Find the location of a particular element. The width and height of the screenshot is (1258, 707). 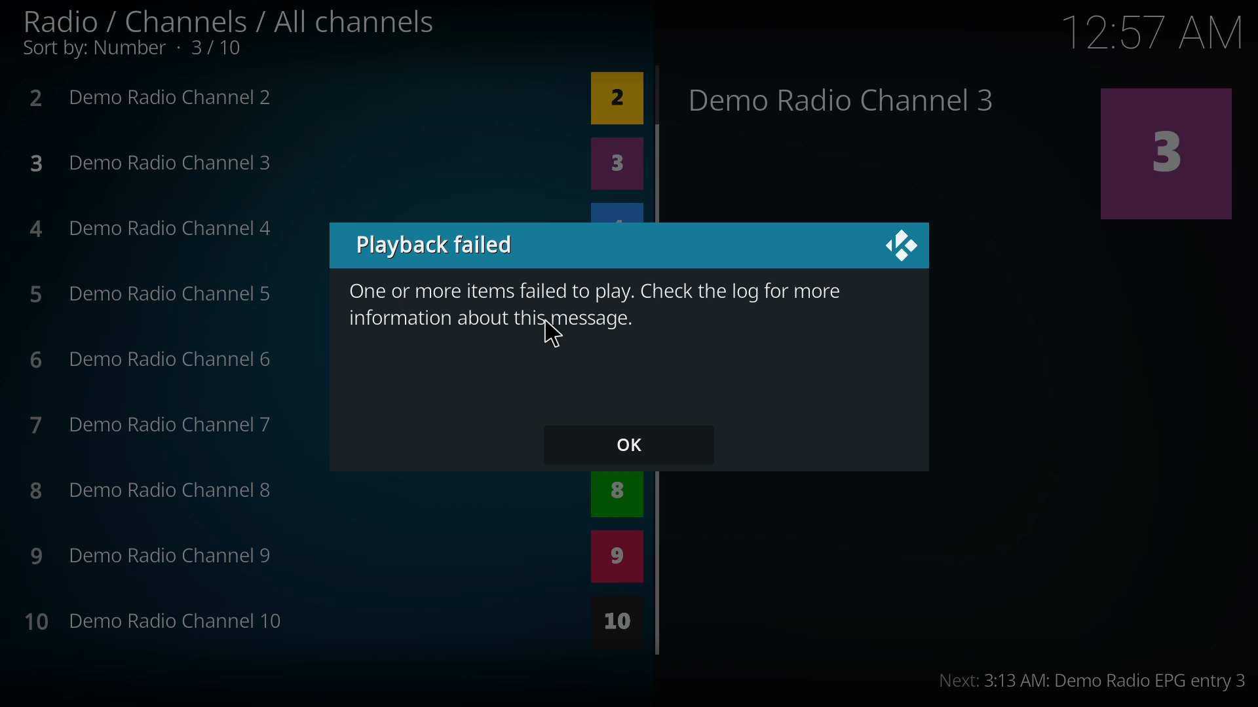

3 is located at coordinates (616, 164).